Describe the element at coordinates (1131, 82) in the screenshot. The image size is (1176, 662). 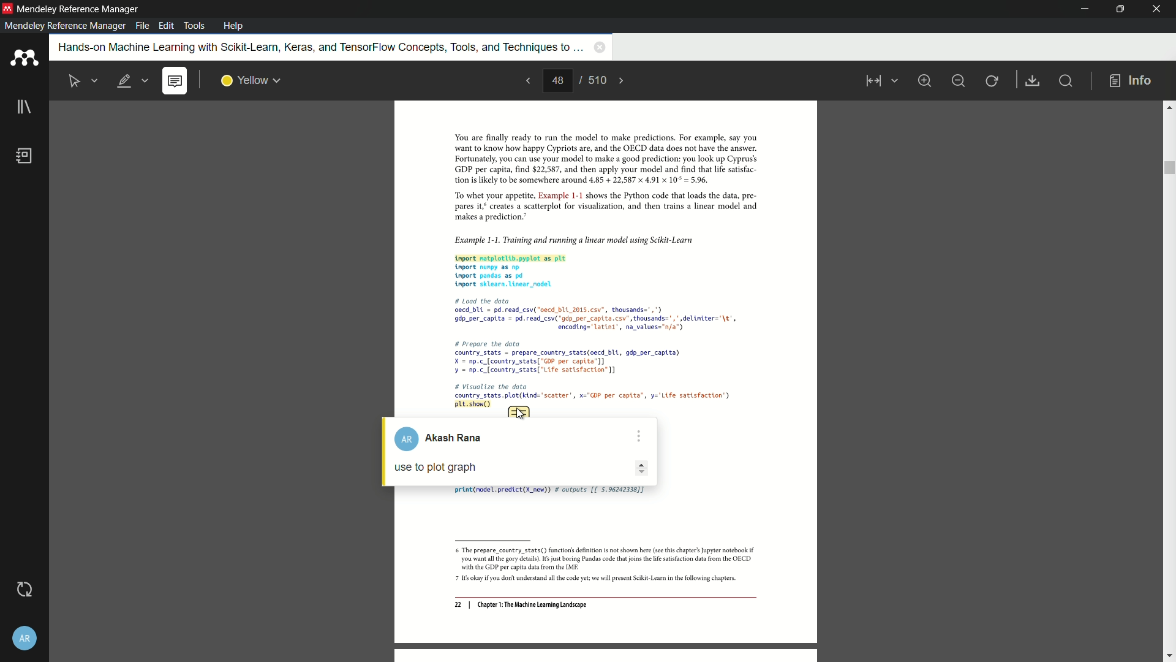
I see `info` at that location.